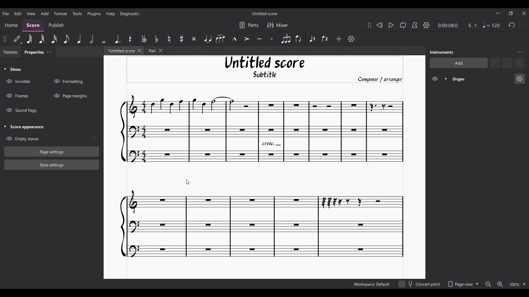 This screenshot has height=297, width=529. I want to click on Expand Organ, so click(446, 79).